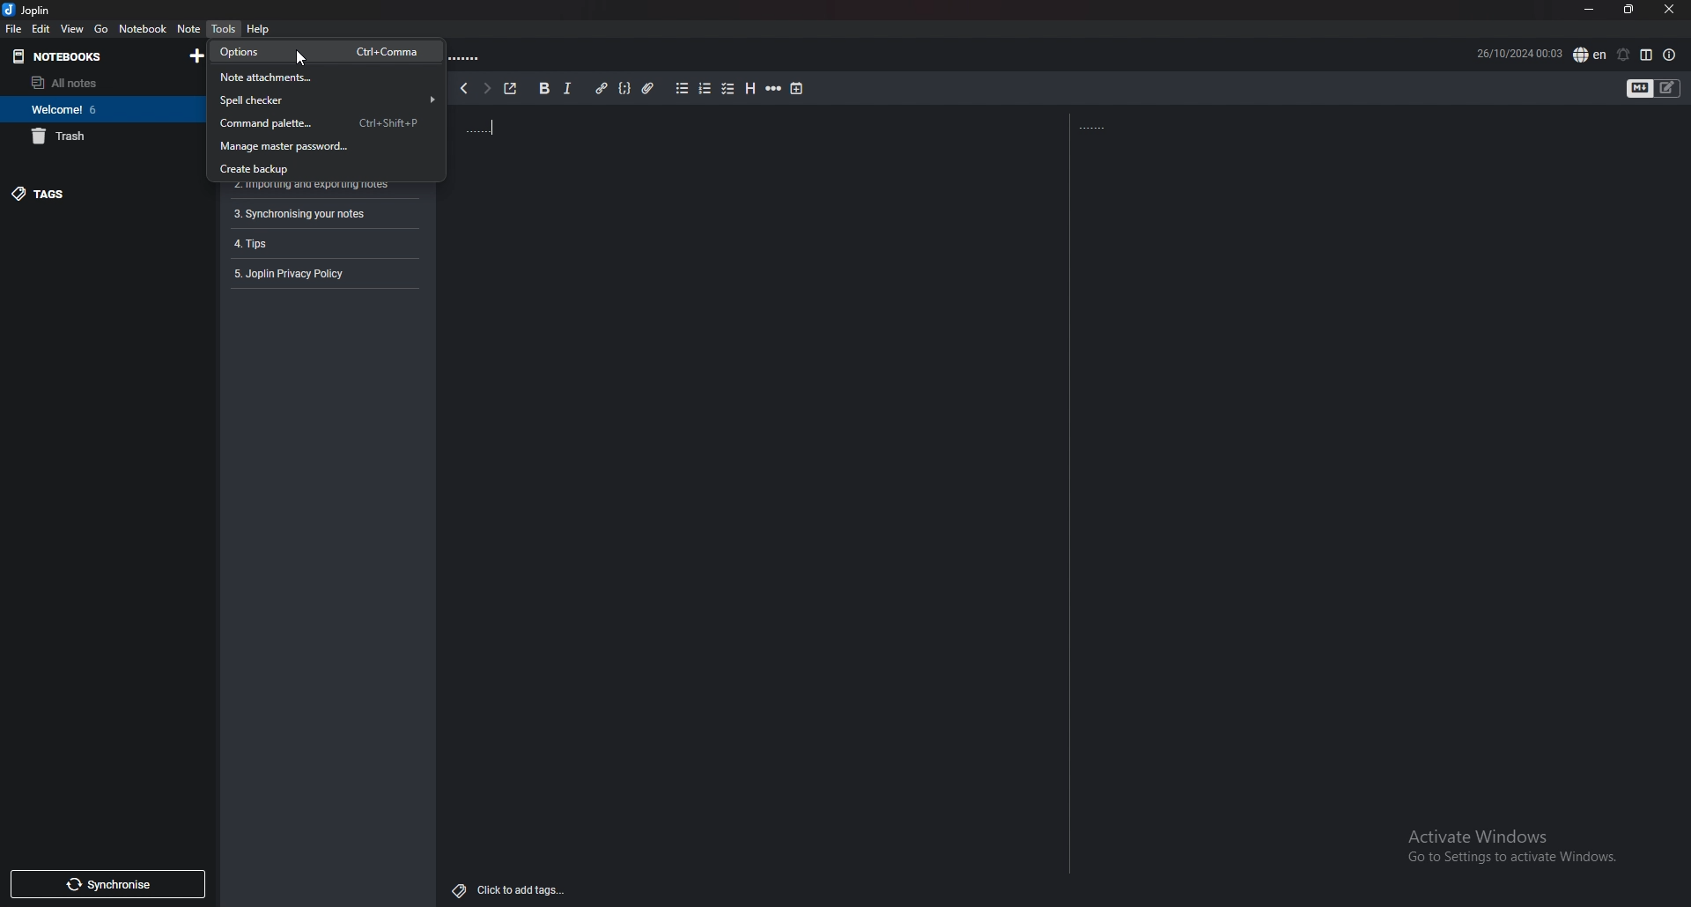  Describe the element at coordinates (752, 88) in the screenshot. I see `heading` at that location.